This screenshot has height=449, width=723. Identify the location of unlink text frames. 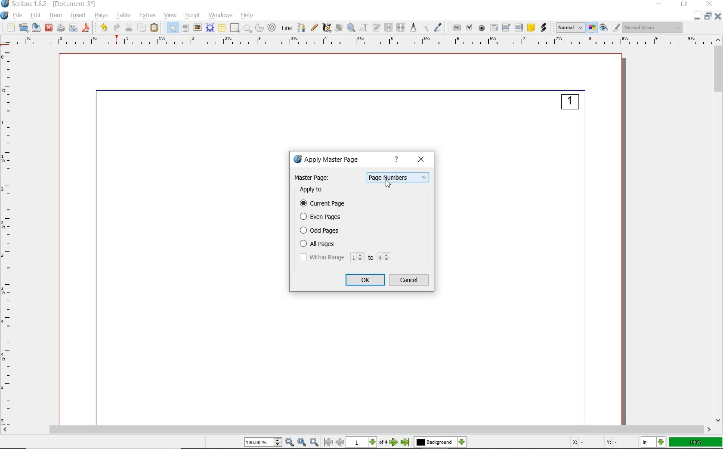
(401, 28).